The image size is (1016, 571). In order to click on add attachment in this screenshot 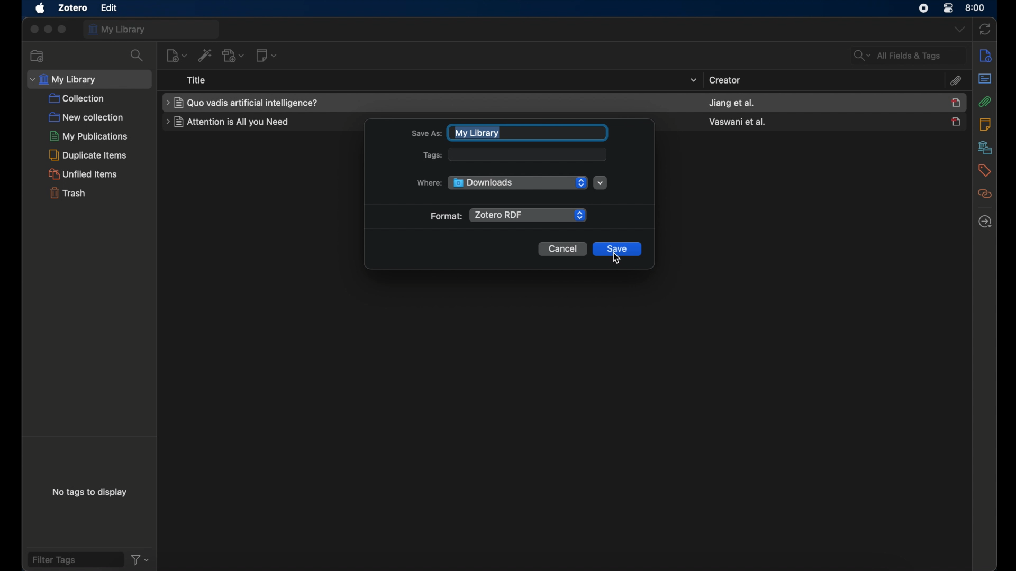, I will do `click(234, 56)`.